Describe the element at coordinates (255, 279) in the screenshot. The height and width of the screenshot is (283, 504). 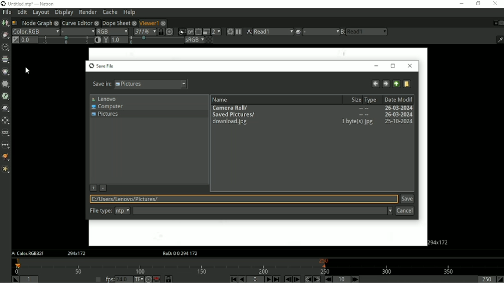
I see `Current frame` at that location.